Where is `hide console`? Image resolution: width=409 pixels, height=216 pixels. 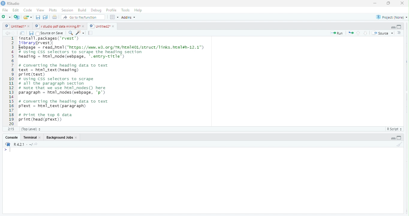 hide console is located at coordinates (399, 26).